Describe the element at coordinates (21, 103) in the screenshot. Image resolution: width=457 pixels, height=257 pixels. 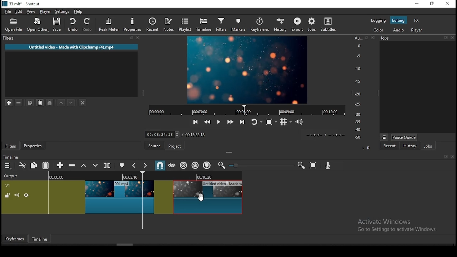
I see `remove selected filters` at that location.